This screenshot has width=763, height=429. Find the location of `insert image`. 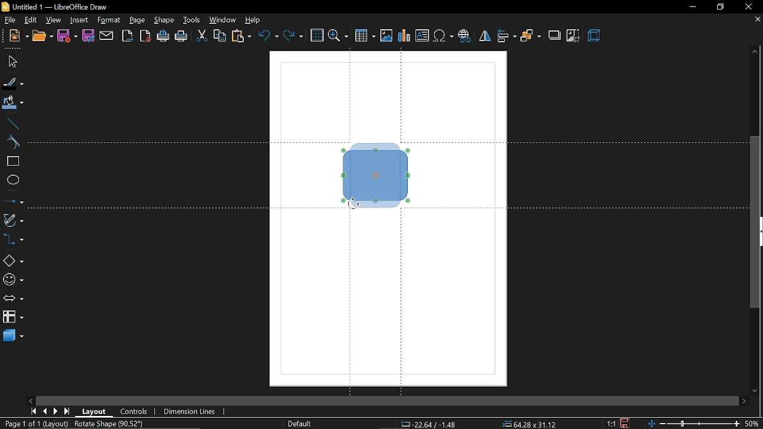

insert image is located at coordinates (385, 36).